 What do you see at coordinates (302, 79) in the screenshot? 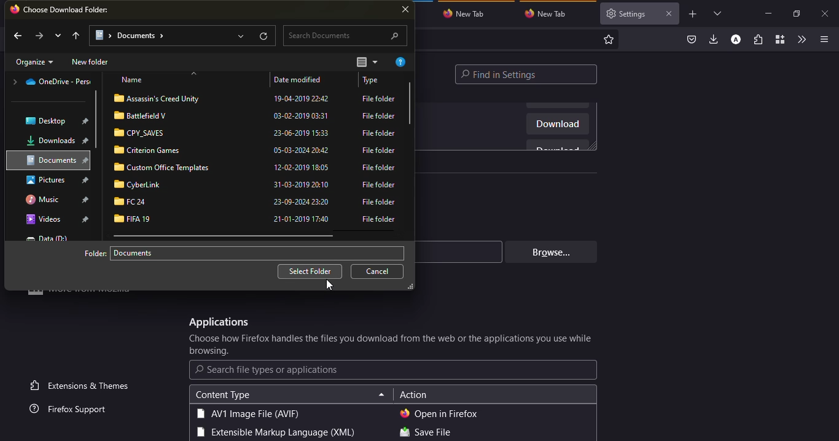
I see `date modified` at bounding box center [302, 79].